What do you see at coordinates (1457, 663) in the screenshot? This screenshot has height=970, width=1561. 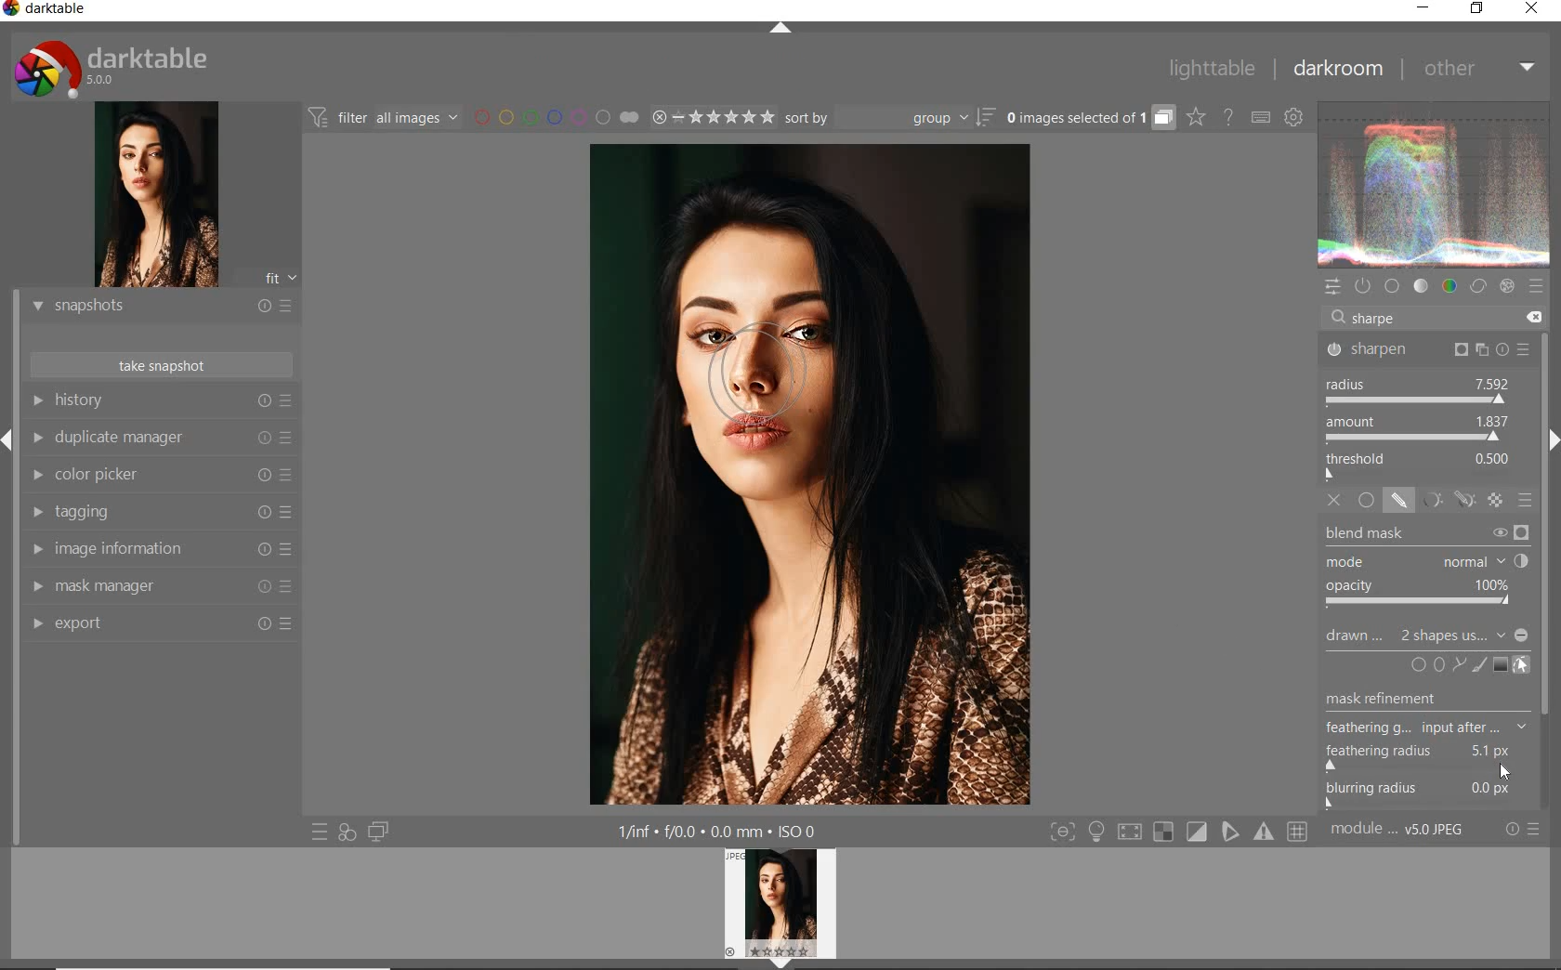 I see `ADD PATH` at bounding box center [1457, 663].